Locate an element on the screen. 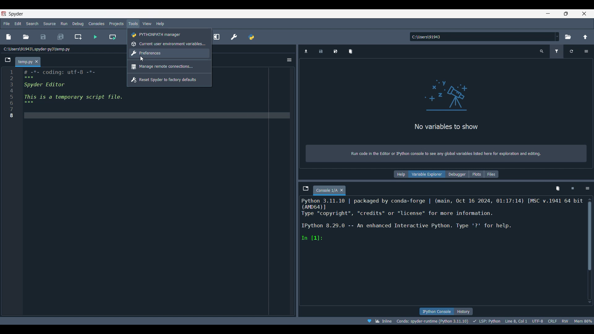 The height and width of the screenshot is (334, 594). Remove all variables from namespace is located at coordinates (557, 189).